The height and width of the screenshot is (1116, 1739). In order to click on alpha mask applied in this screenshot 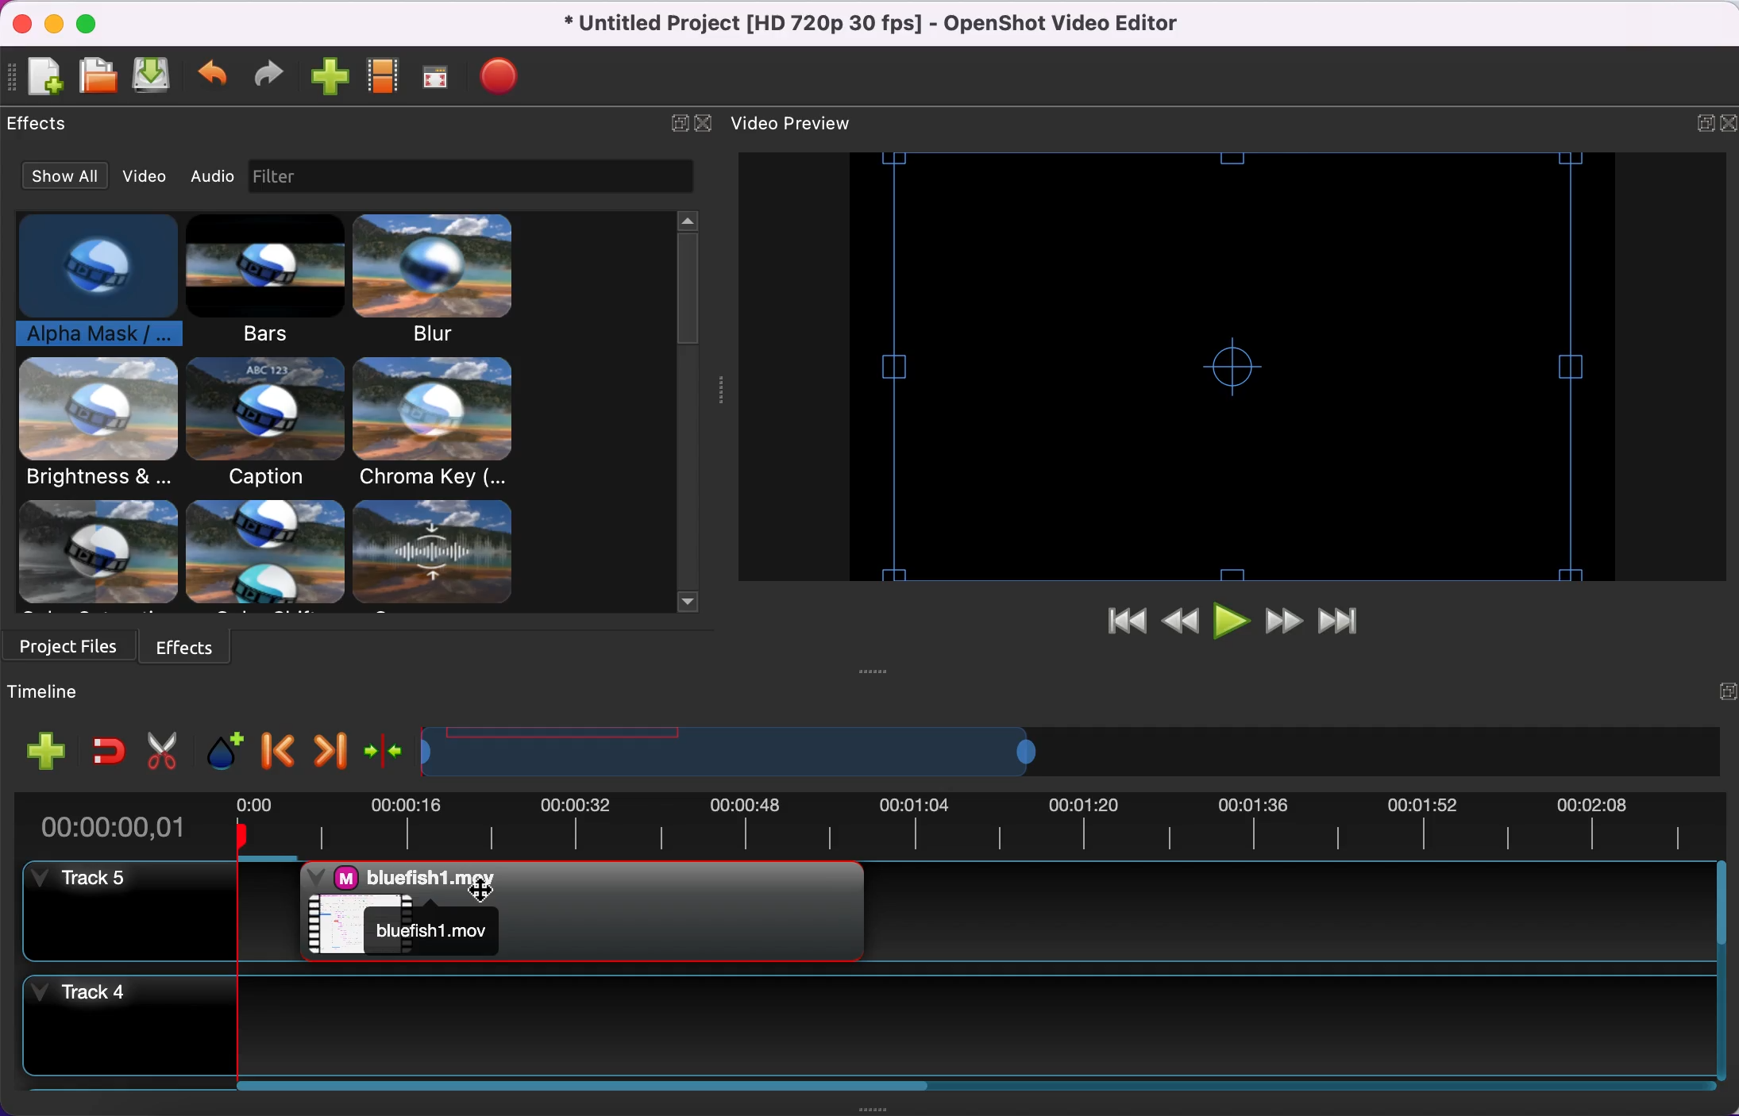, I will do `click(596, 914)`.